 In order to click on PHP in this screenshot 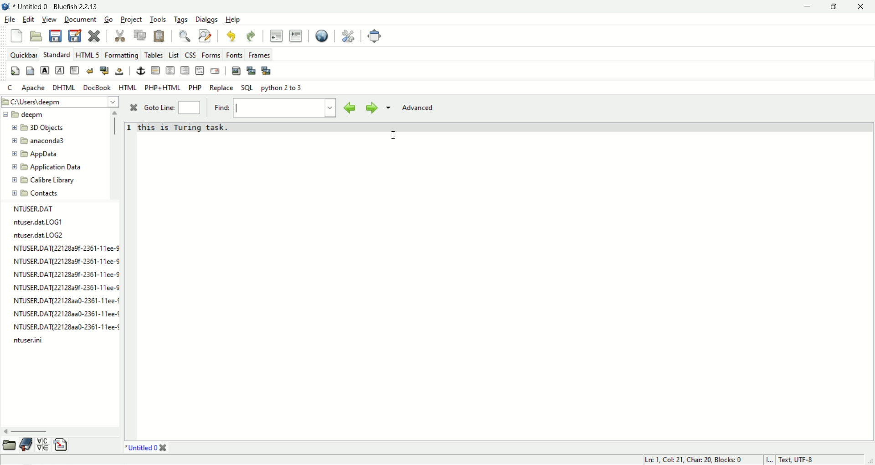, I will do `click(196, 88)`.